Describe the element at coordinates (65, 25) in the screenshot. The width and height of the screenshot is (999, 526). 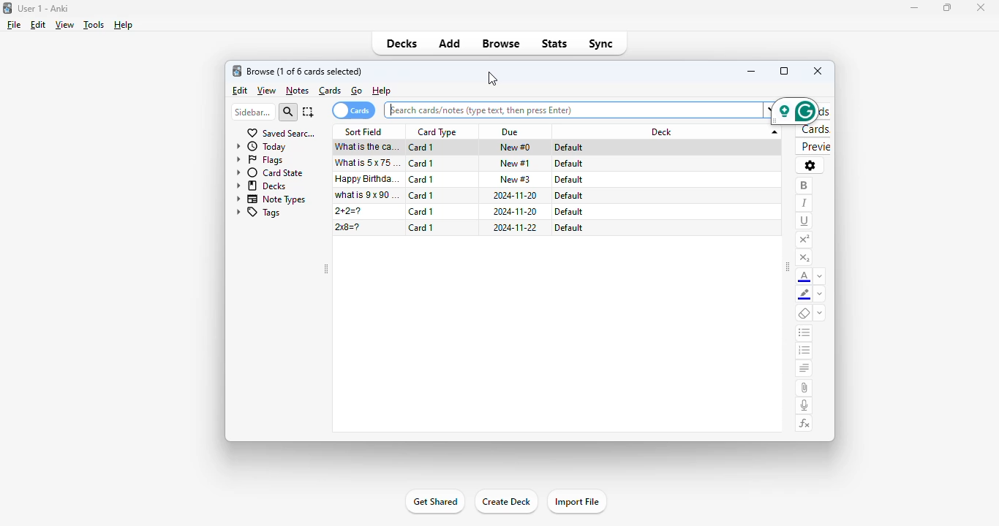
I see `view` at that location.